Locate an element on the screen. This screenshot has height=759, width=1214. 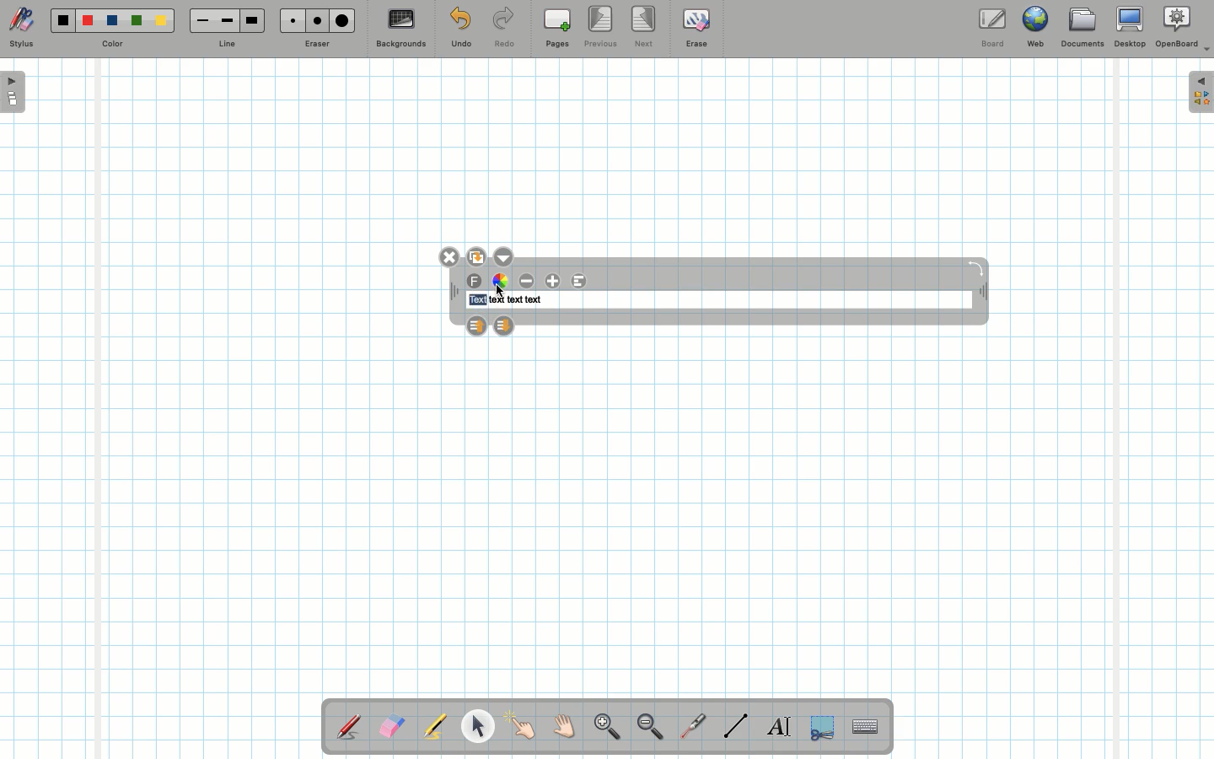
Increase font size is located at coordinates (555, 281).